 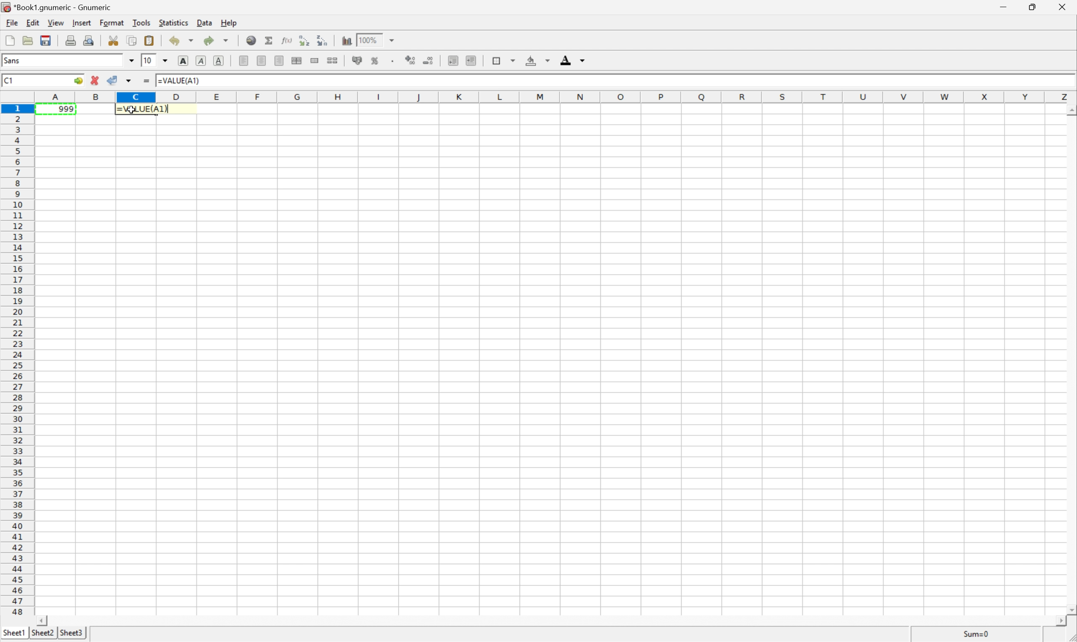 What do you see at coordinates (557, 97) in the screenshot?
I see `column names` at bounding box center [557, 97].